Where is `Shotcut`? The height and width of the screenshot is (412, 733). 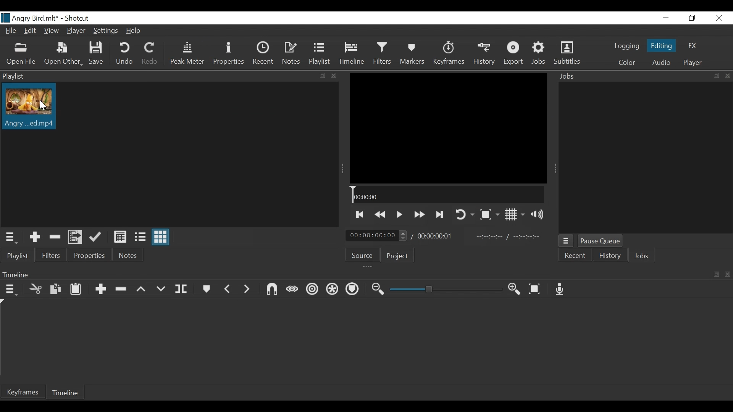
Shotcut is located at coordinates (80, 18).